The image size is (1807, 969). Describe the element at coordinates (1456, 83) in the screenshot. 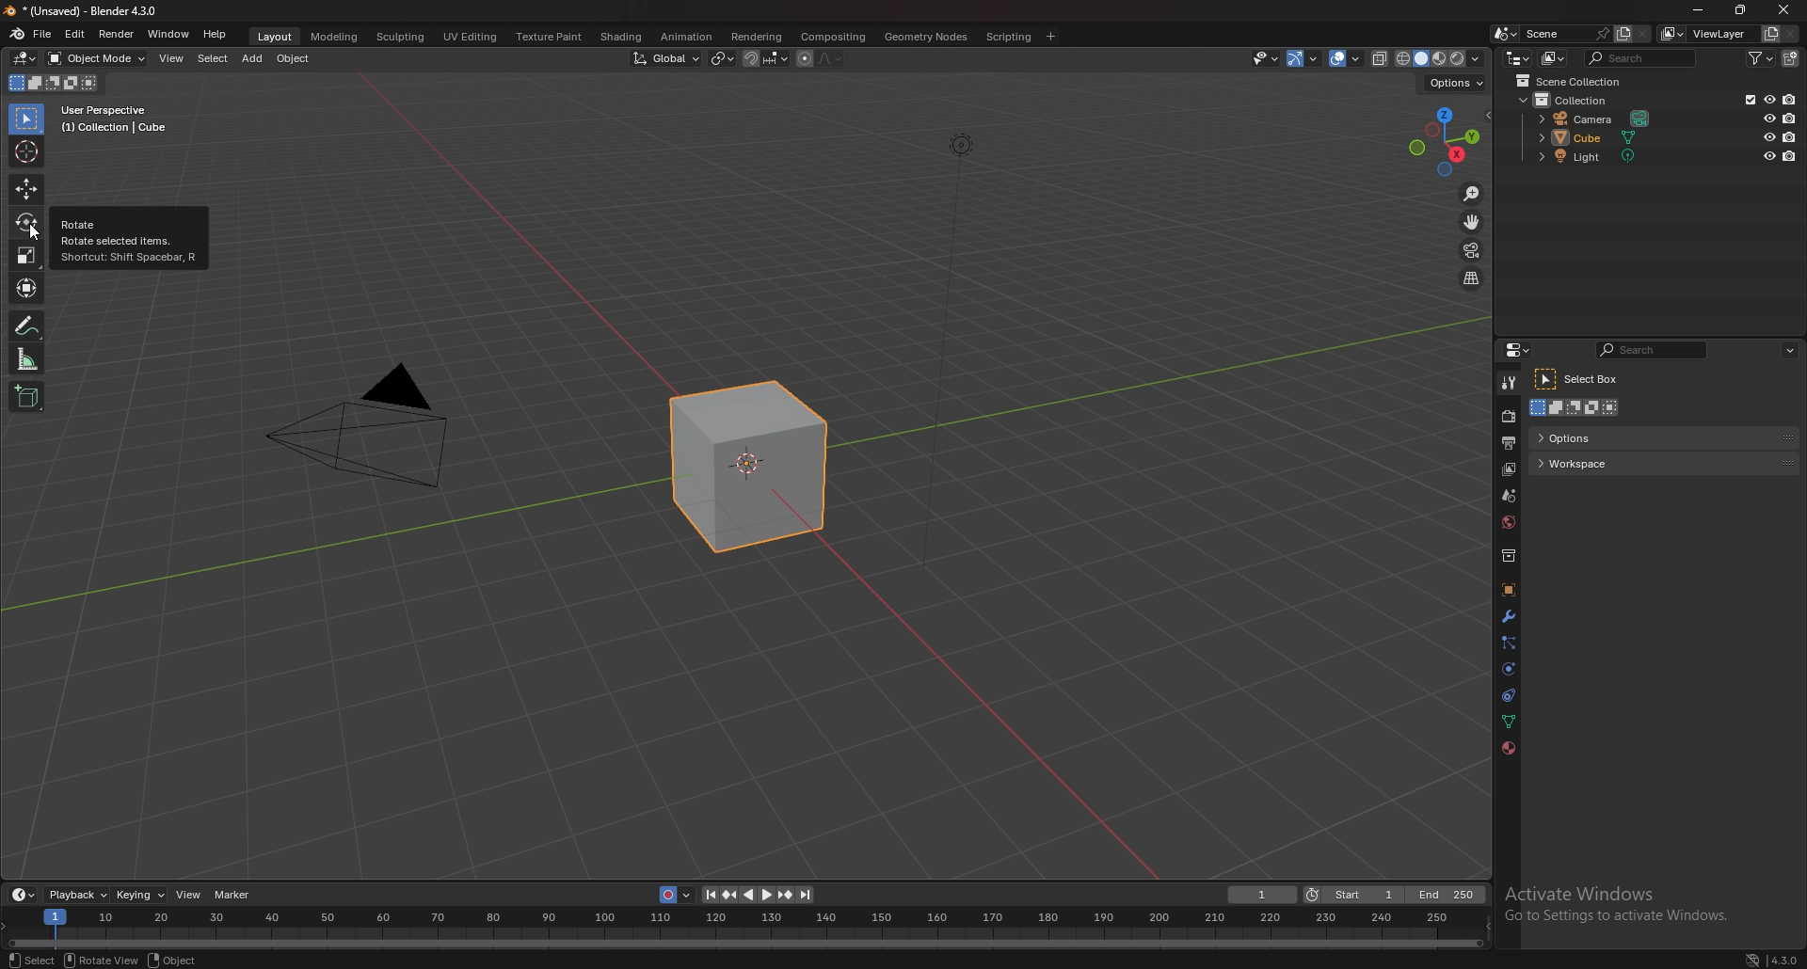

I see `options` at that location.